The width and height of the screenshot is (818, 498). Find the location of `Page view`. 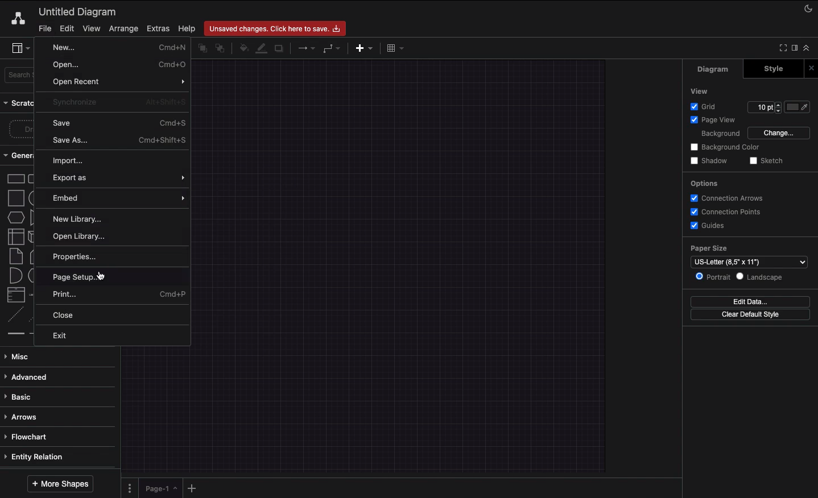

Page view is located at coordinates (711, 121).